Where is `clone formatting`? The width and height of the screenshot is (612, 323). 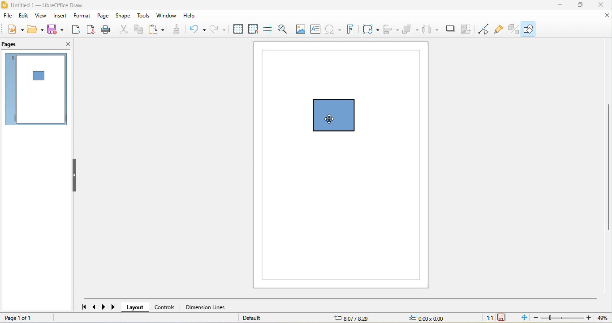
clone formatting is located at coordinates (177, 30).